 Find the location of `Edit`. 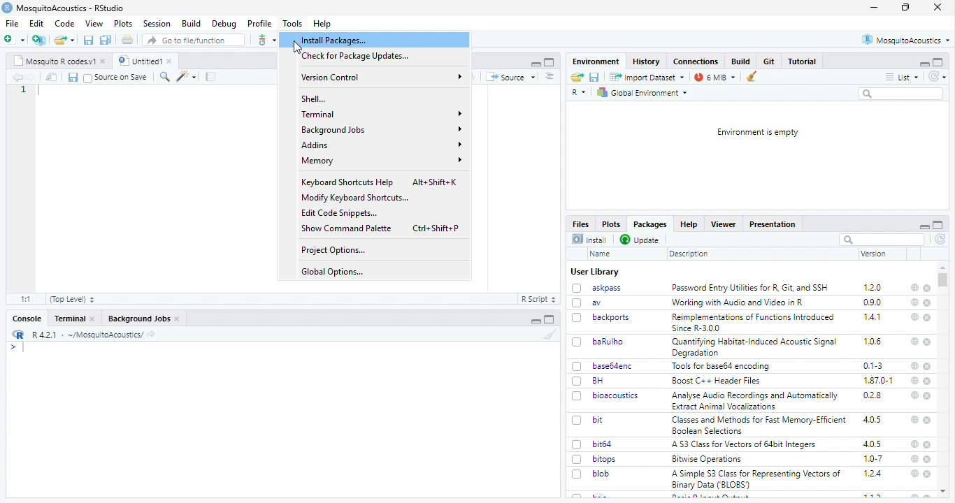

Edit is located at coordinates (38, 23).